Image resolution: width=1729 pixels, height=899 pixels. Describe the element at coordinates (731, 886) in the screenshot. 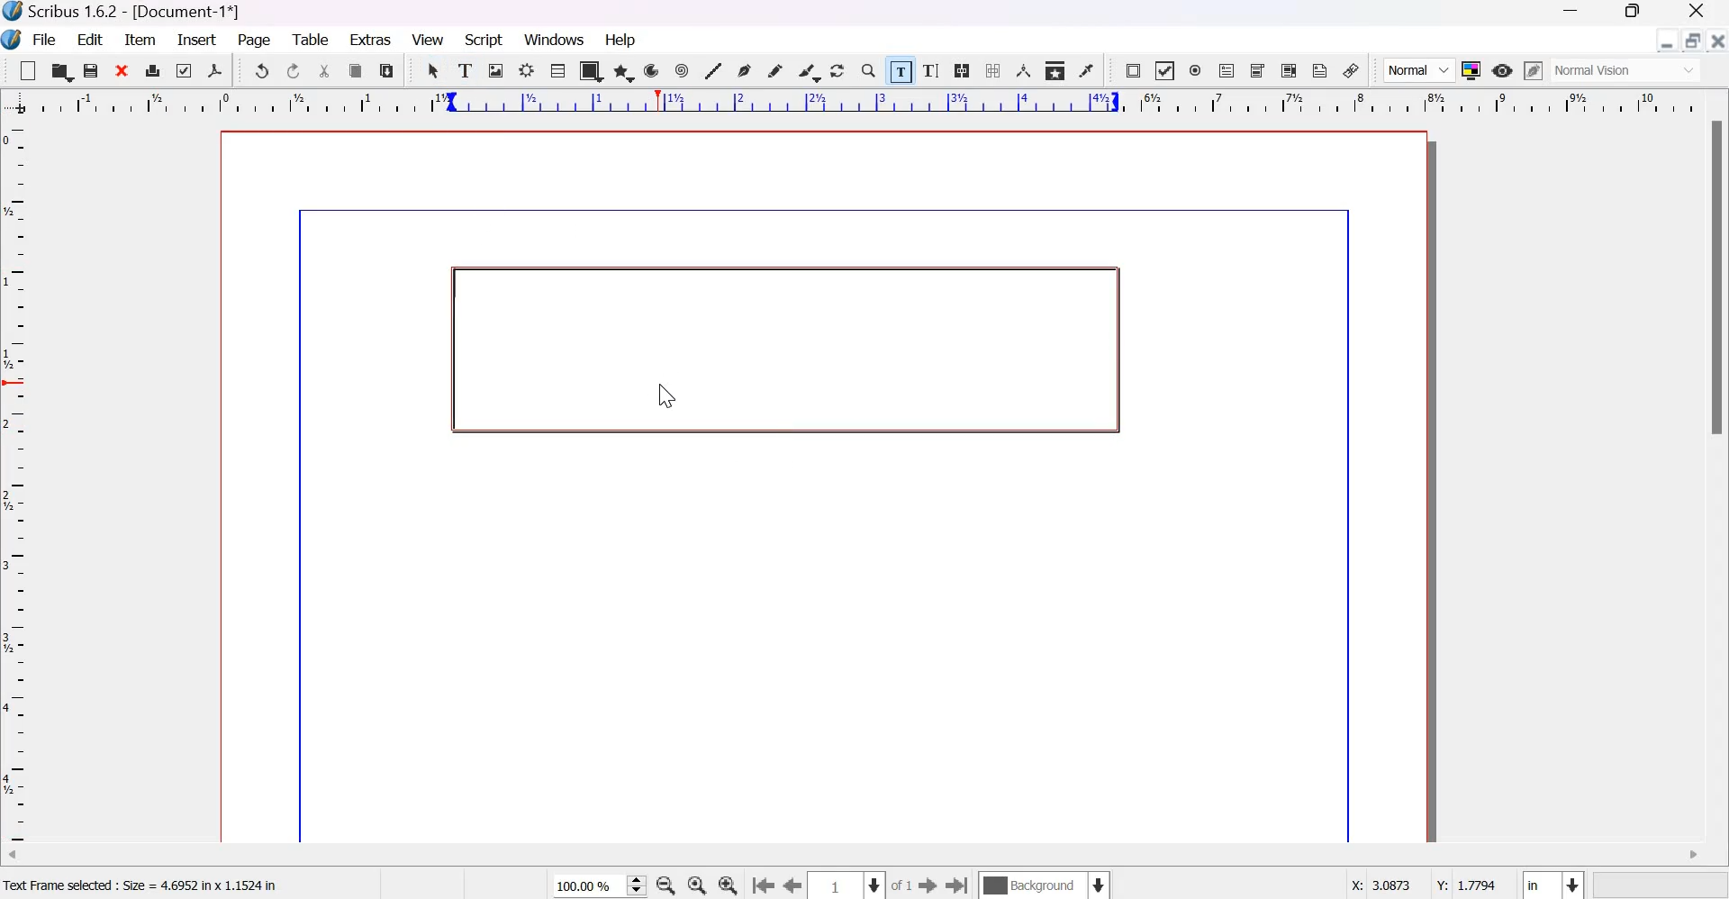

I see `` at that location.